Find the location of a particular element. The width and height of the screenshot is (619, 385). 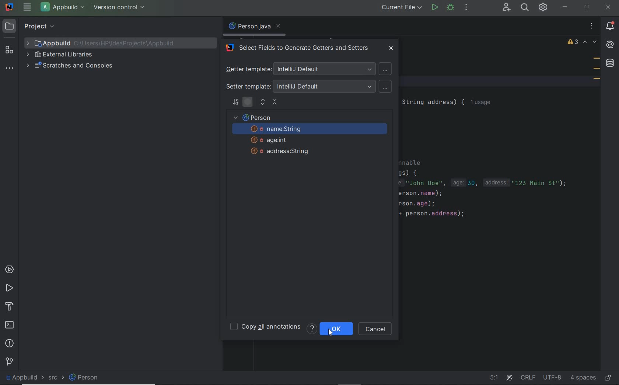

show classes is located at coordinates (248, 103).